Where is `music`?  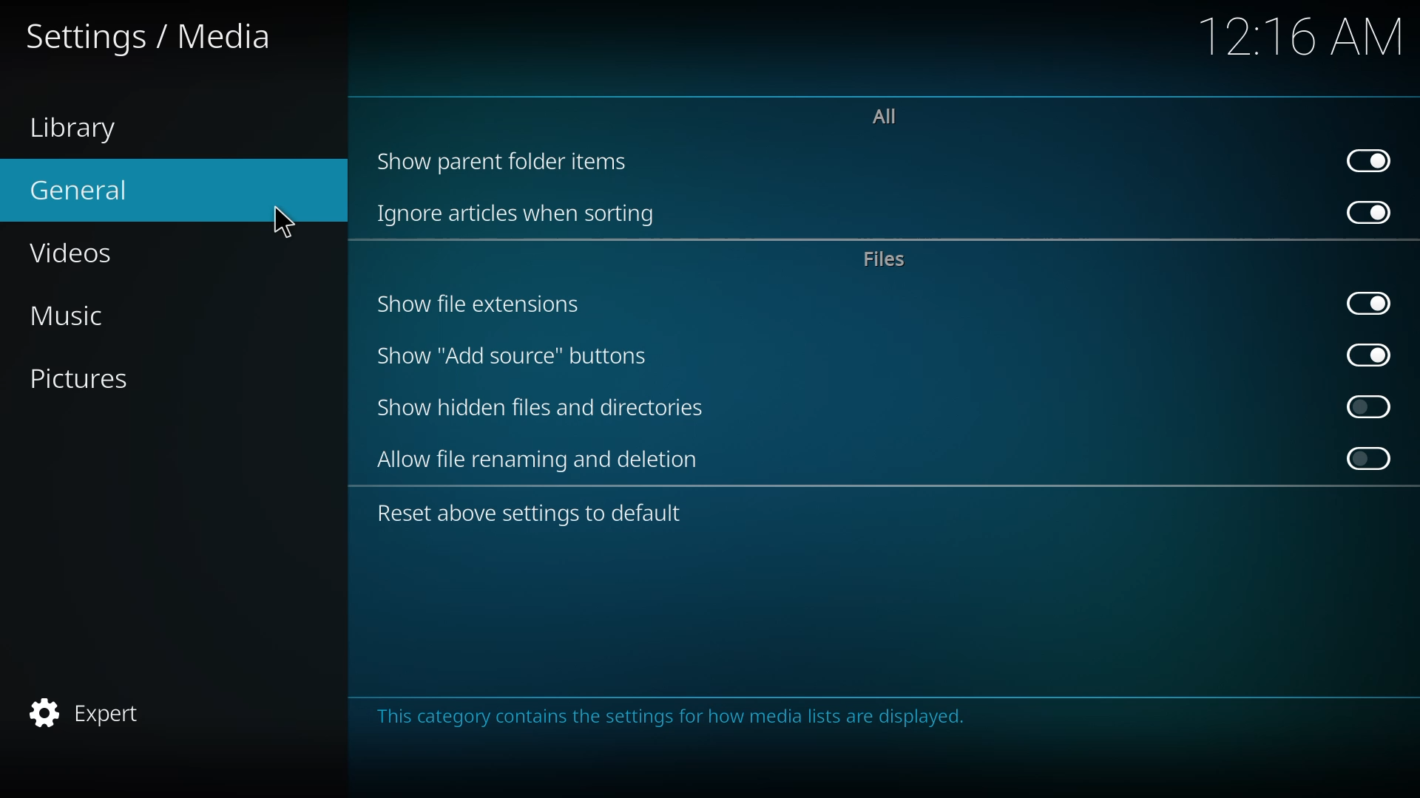 music is located at coordinates (75, 314).